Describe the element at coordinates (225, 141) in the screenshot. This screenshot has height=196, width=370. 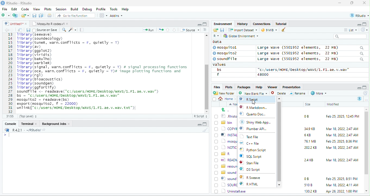
I see `1 mosquitol.txt` at that location.